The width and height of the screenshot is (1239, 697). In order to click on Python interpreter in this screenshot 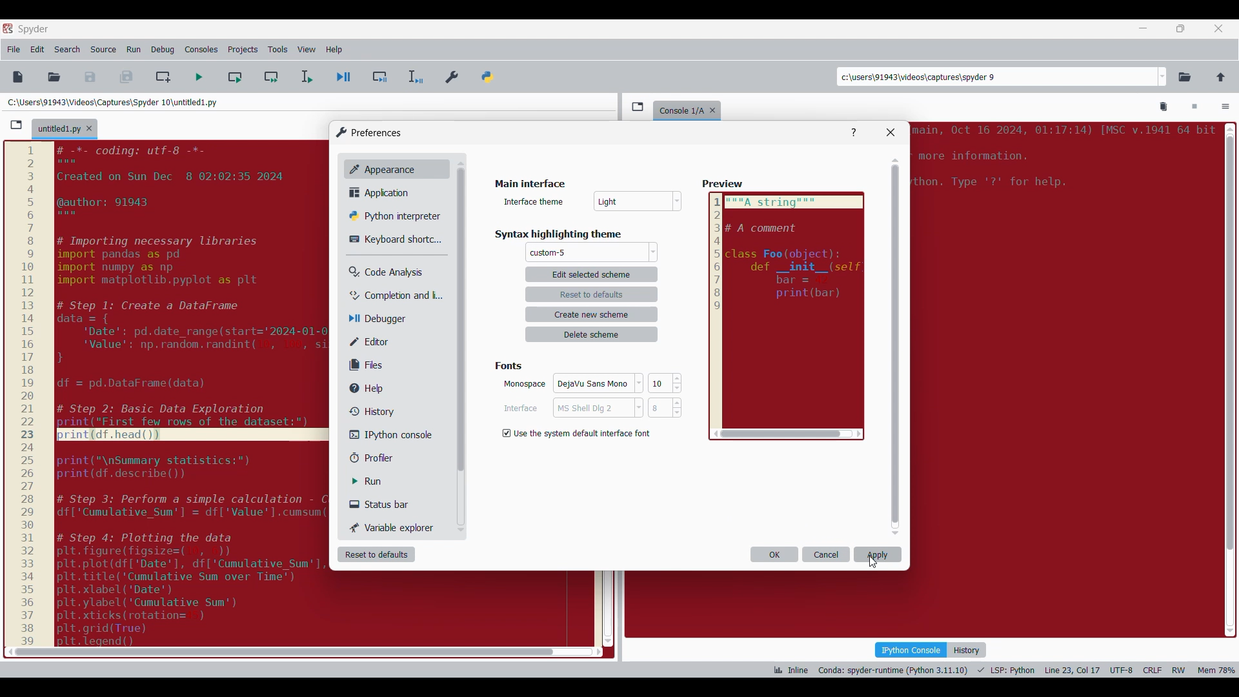, I will do `click(391, 216)`.